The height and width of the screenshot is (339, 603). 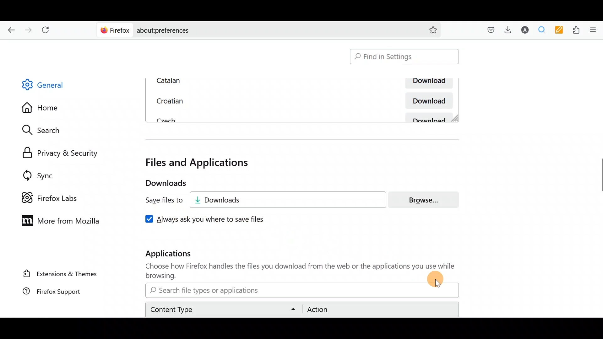 What do you see at coordinates (595, 30) in the screenshot?
I see `Open application menu` at bounding box center [595, 30].